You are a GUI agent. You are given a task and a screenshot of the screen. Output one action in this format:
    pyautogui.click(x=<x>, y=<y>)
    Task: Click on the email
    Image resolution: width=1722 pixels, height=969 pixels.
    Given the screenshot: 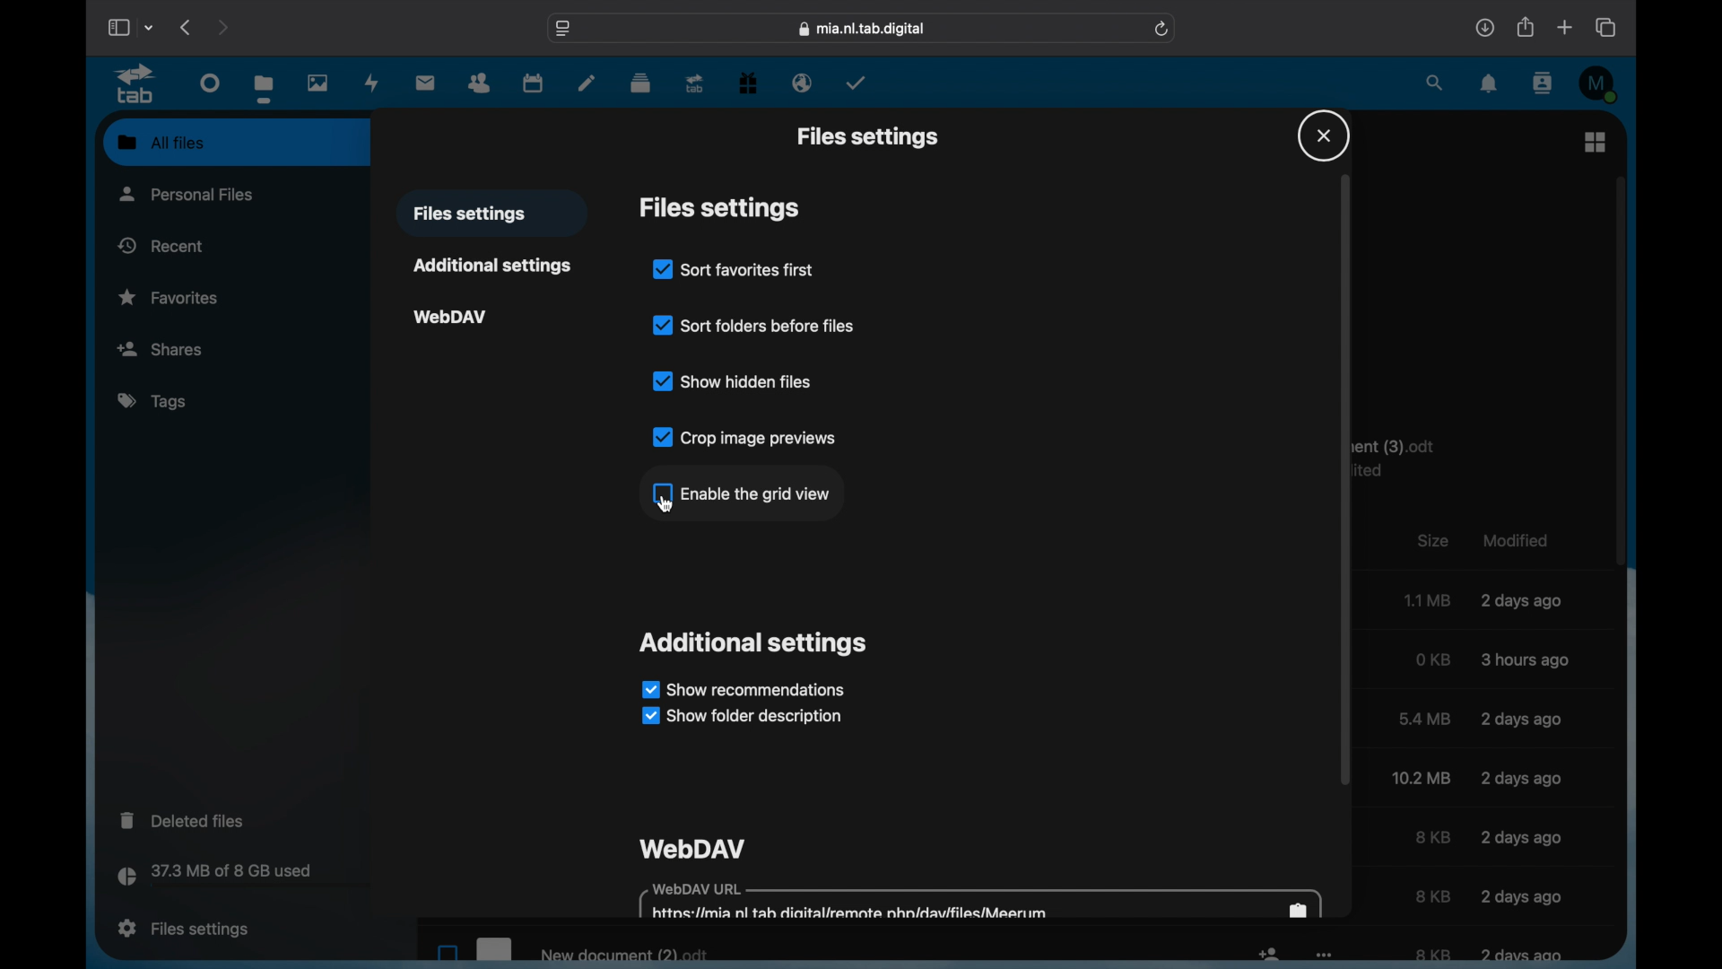 What is the action you would take?
    pyautogui.click(x=802, y=83)
    